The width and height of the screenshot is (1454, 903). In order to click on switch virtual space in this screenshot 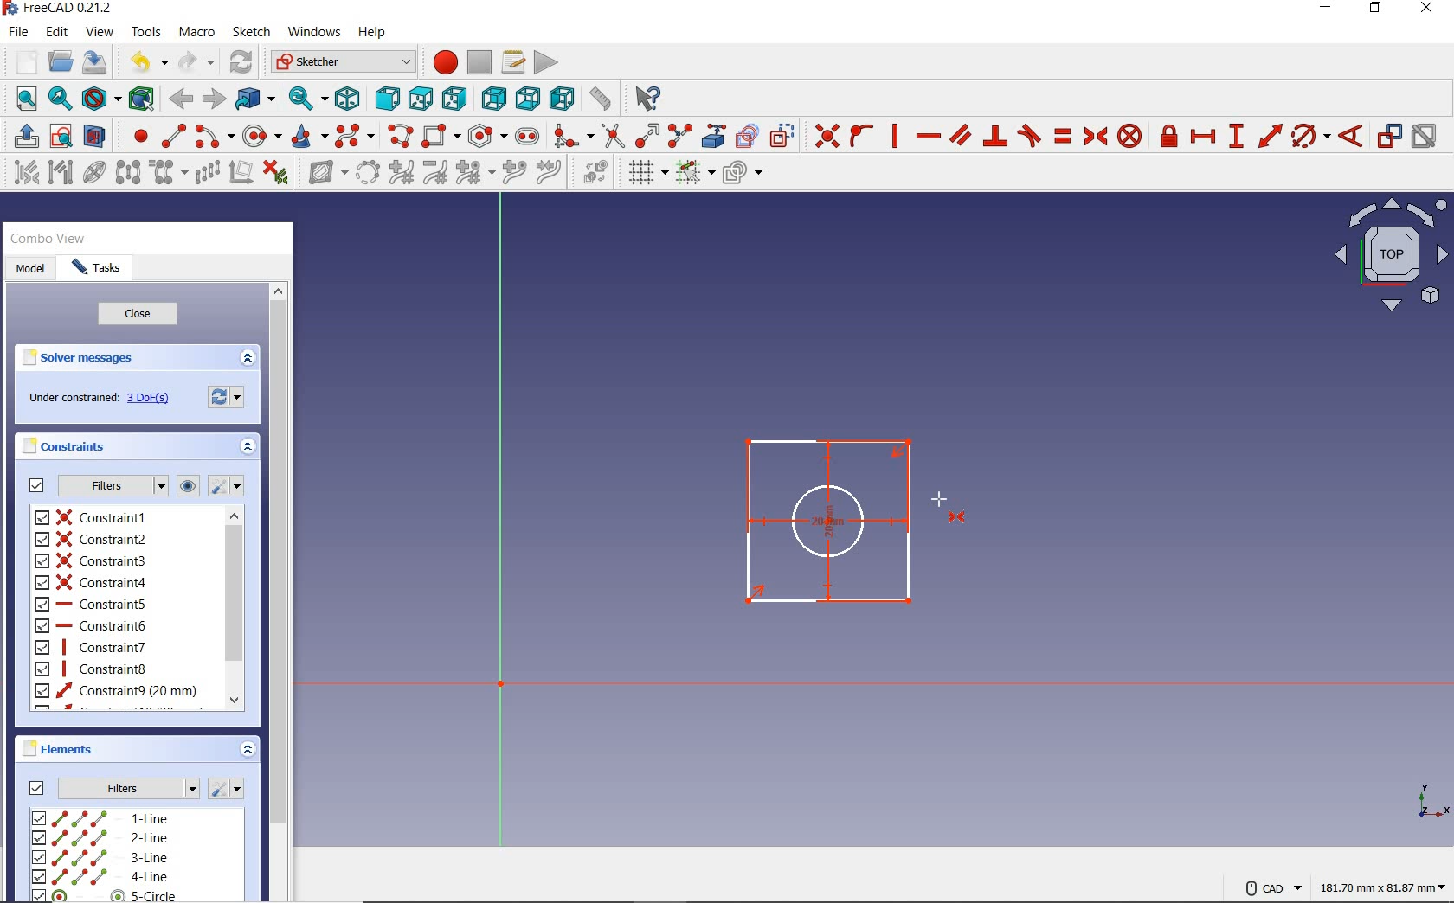, I will do `click(592, 174)`.